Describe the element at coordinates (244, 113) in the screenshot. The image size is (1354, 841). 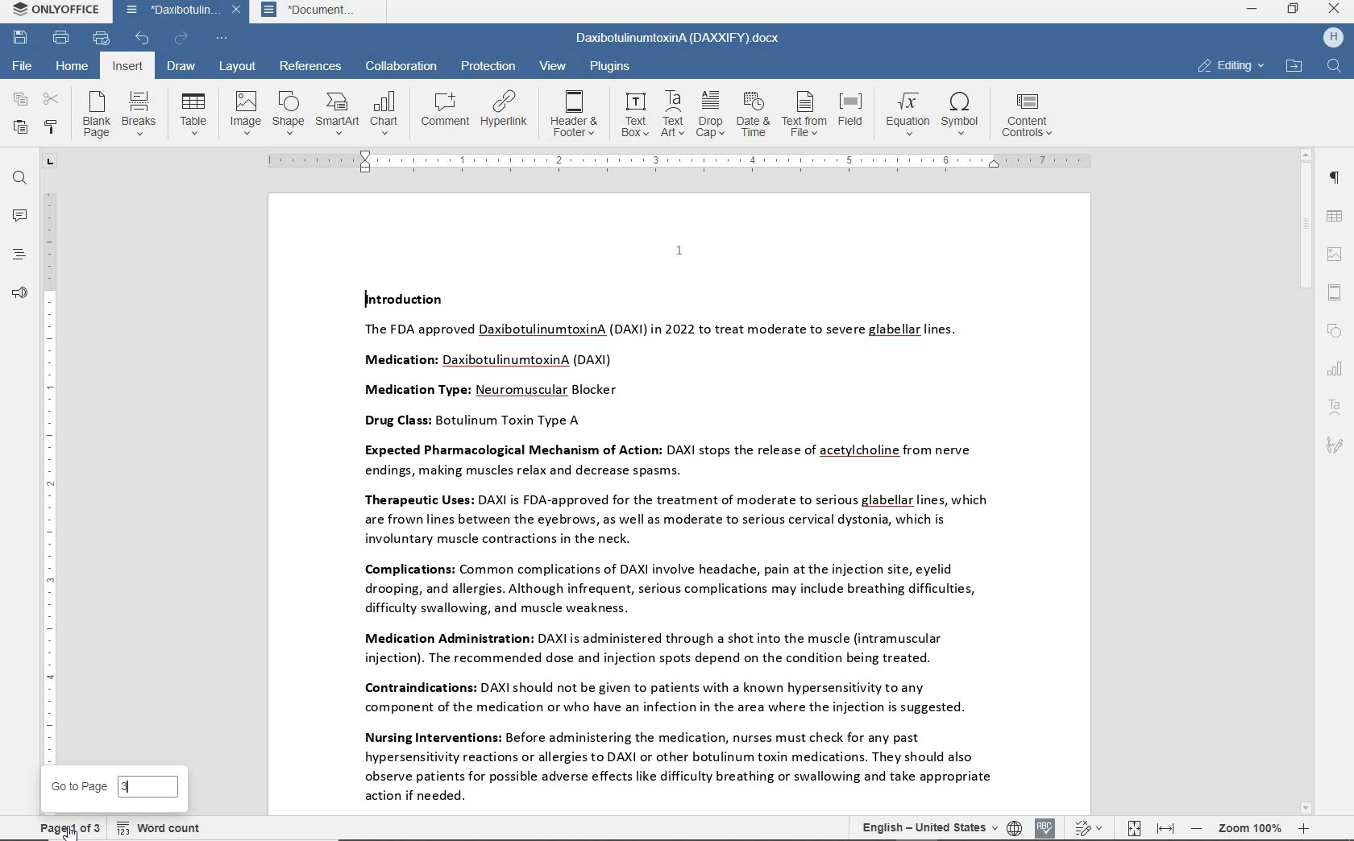
I see `image` at that location.